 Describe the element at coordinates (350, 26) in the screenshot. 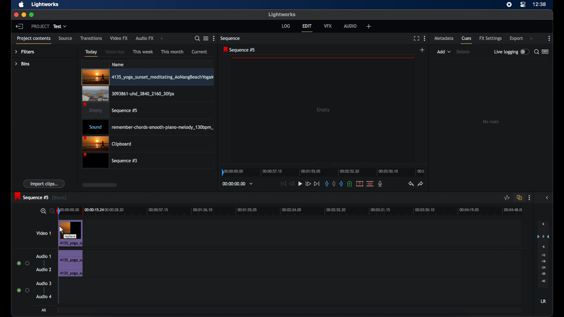

I see `audio` at that location.